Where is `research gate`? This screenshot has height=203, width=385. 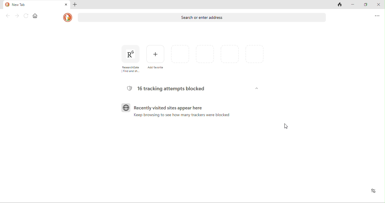 research gate is located at coordinates (129, 59).